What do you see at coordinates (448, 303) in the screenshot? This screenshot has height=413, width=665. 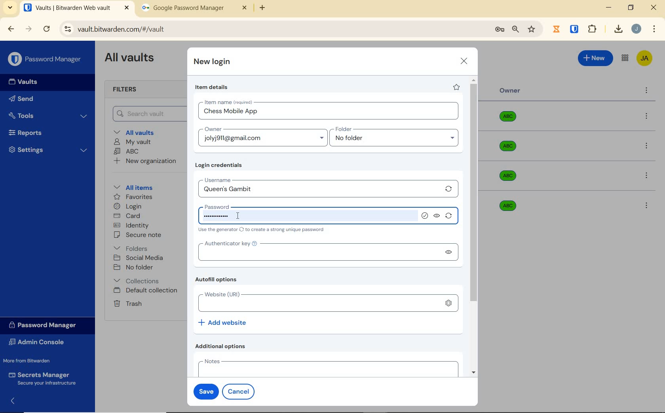 I see `link` at bounding box center [448, 303].